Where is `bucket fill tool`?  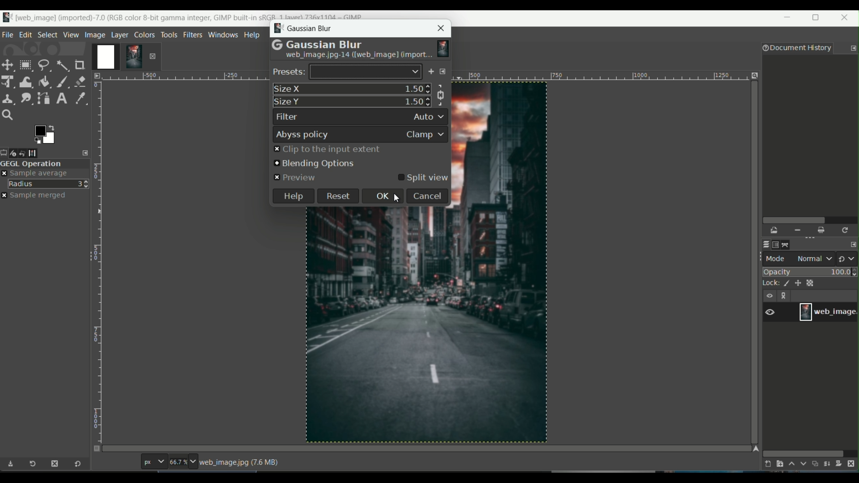 bucket fill tool is located at coordinates (44, 81).